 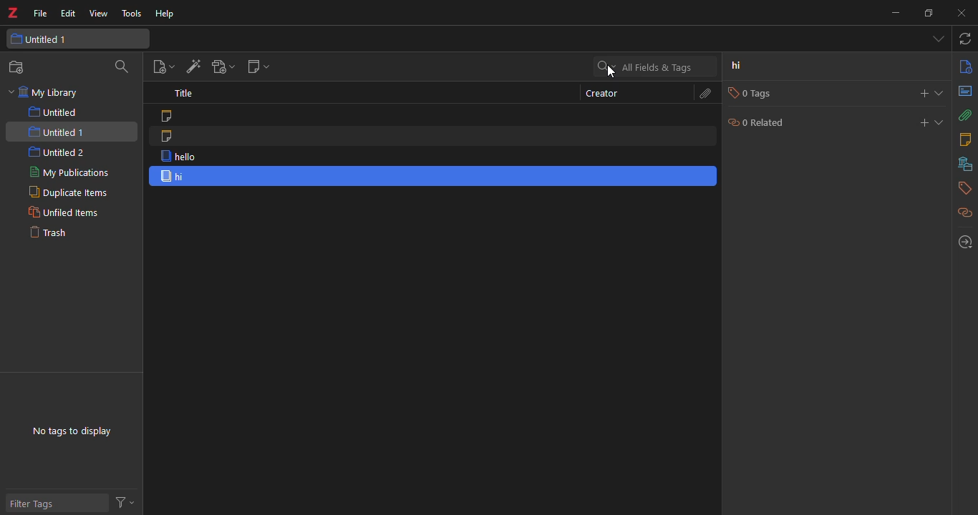 What do you see at coordinates (53, 111) in the screenshot?
I see `untitled` at bounding box center [53, 111].